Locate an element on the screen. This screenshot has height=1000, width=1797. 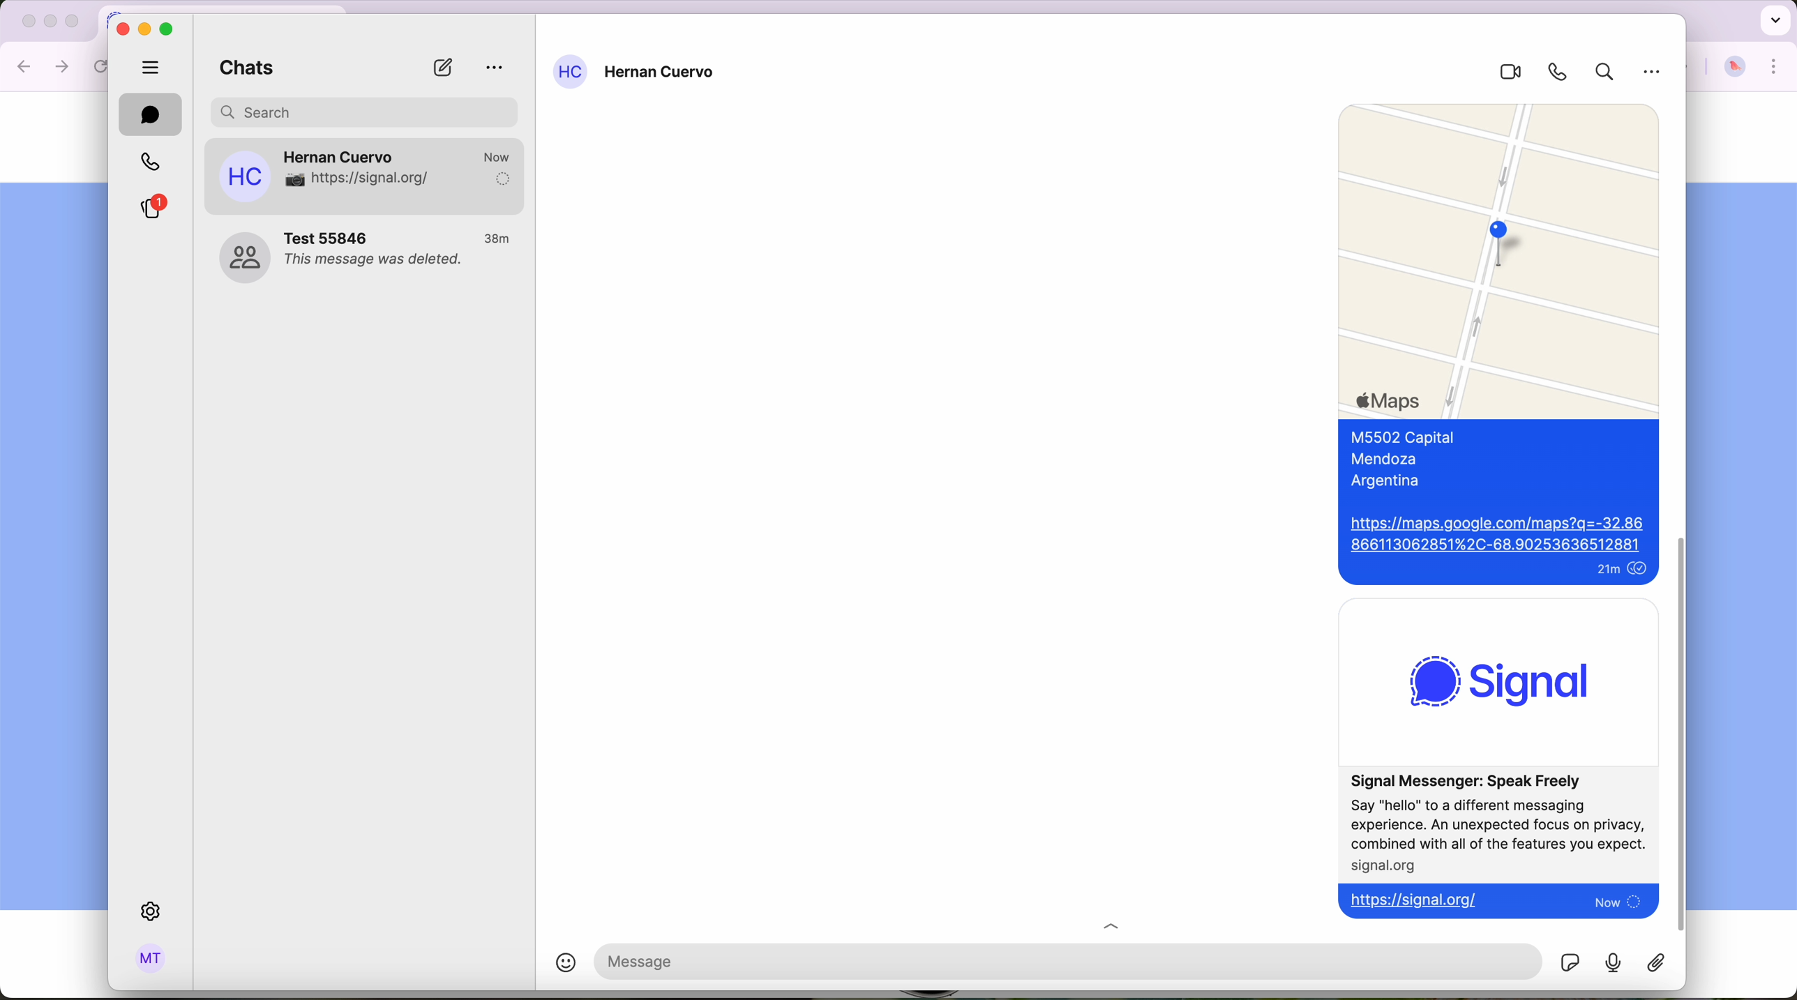
M5502 Capital is located at coordinates (1411, 435).